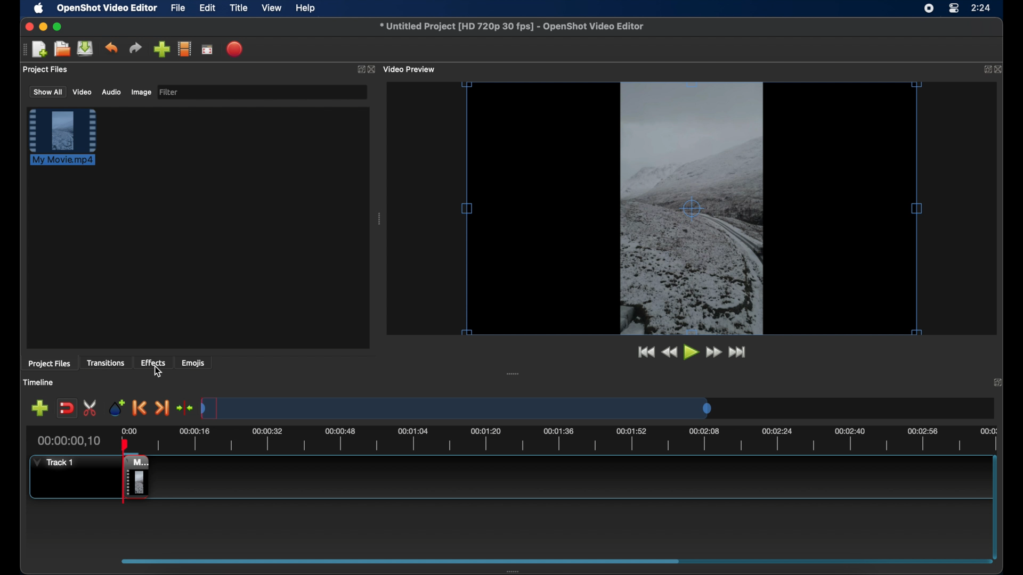 The image size is (1023, 575). What do you see at coordinates (39, 408) in the screenshot?
I see `add track` at bounding box center [39, 408].